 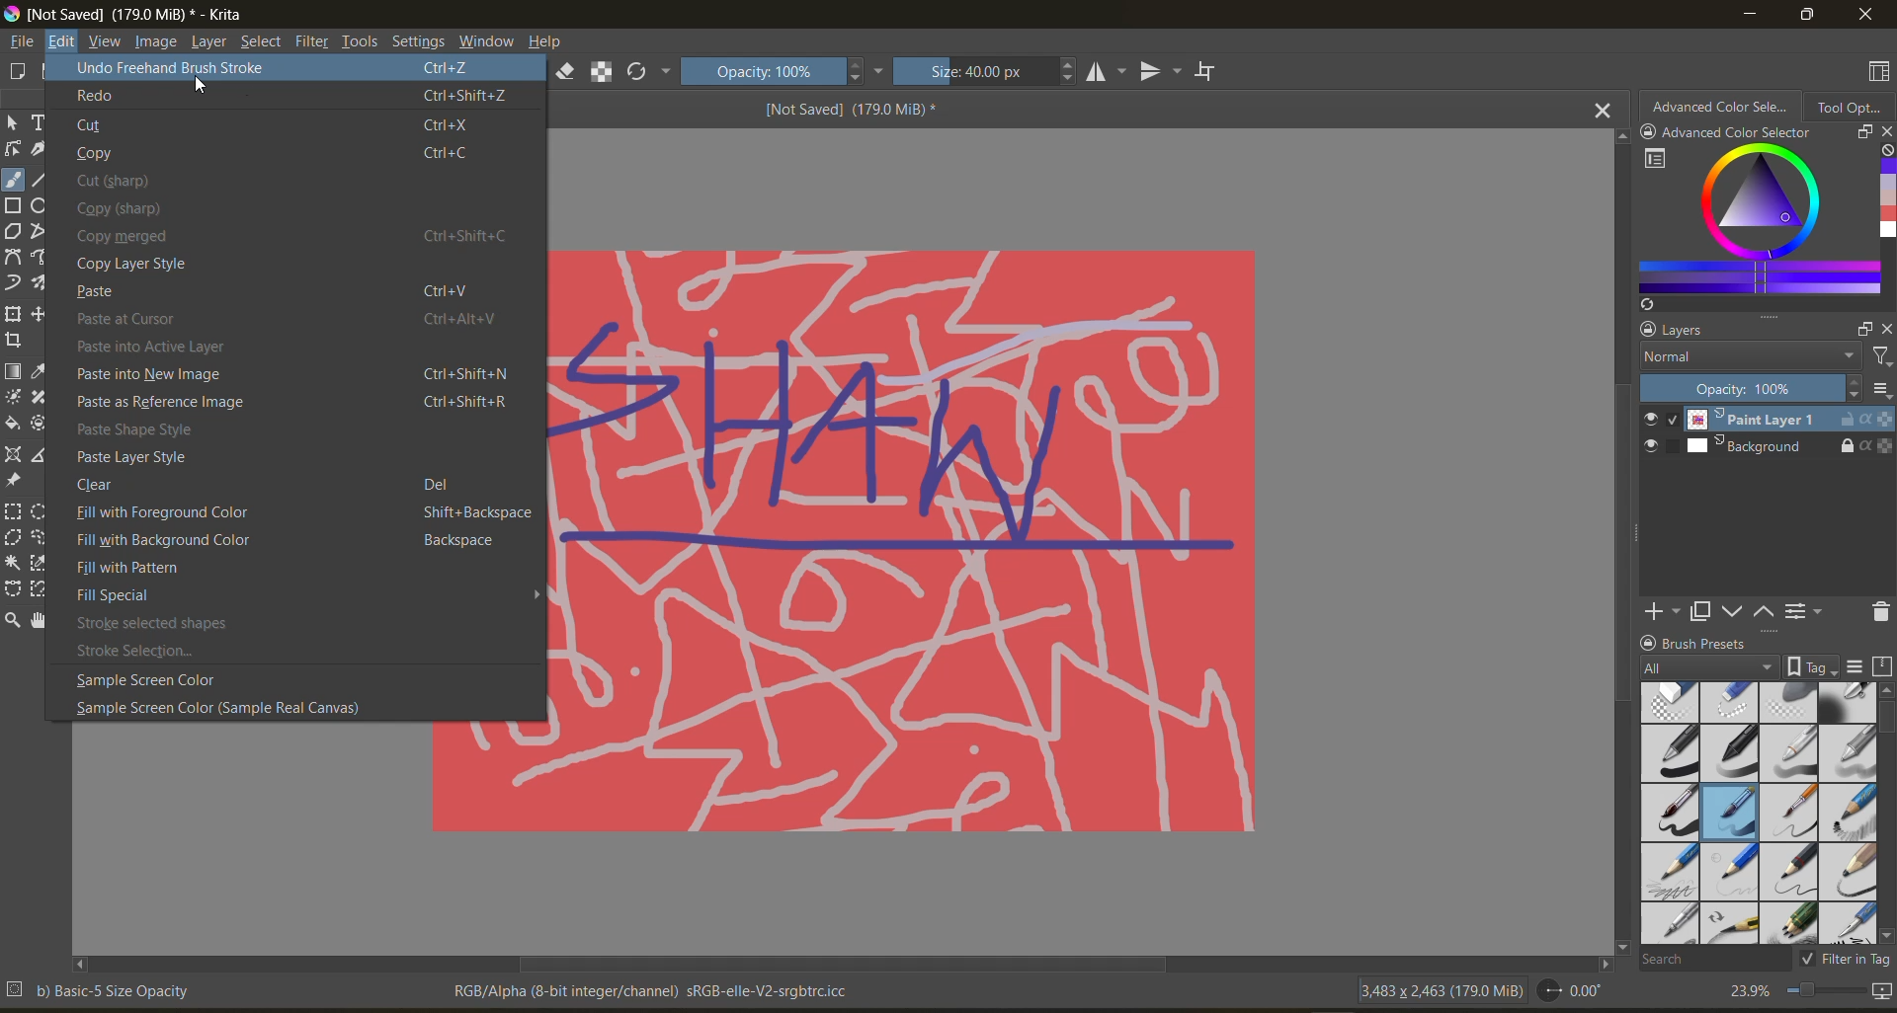 I want to click on Similar color selection tool, so click(x=43, y=563).